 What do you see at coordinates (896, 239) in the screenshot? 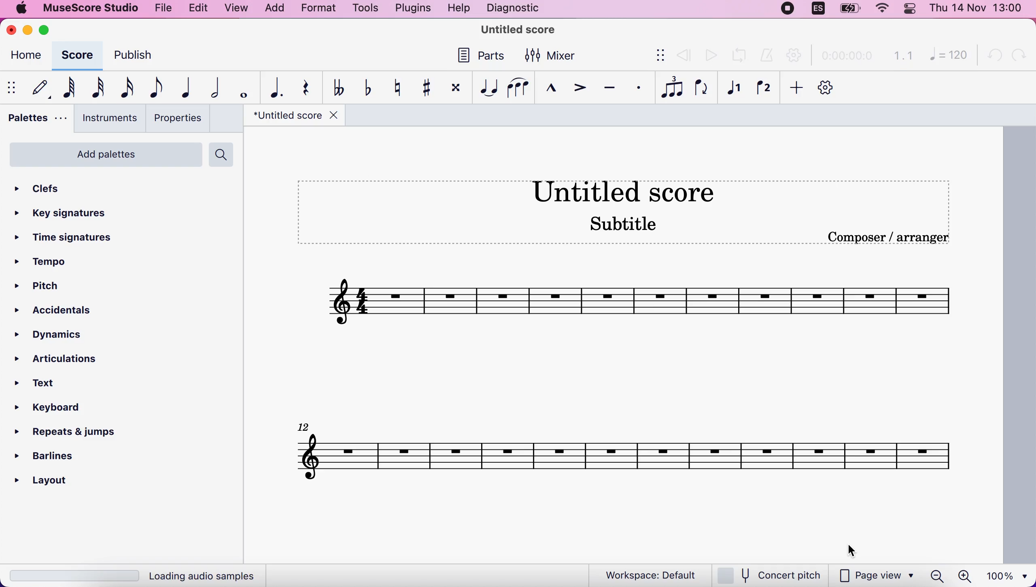
I see `composer/arranger` at bounding box center [896, 239].